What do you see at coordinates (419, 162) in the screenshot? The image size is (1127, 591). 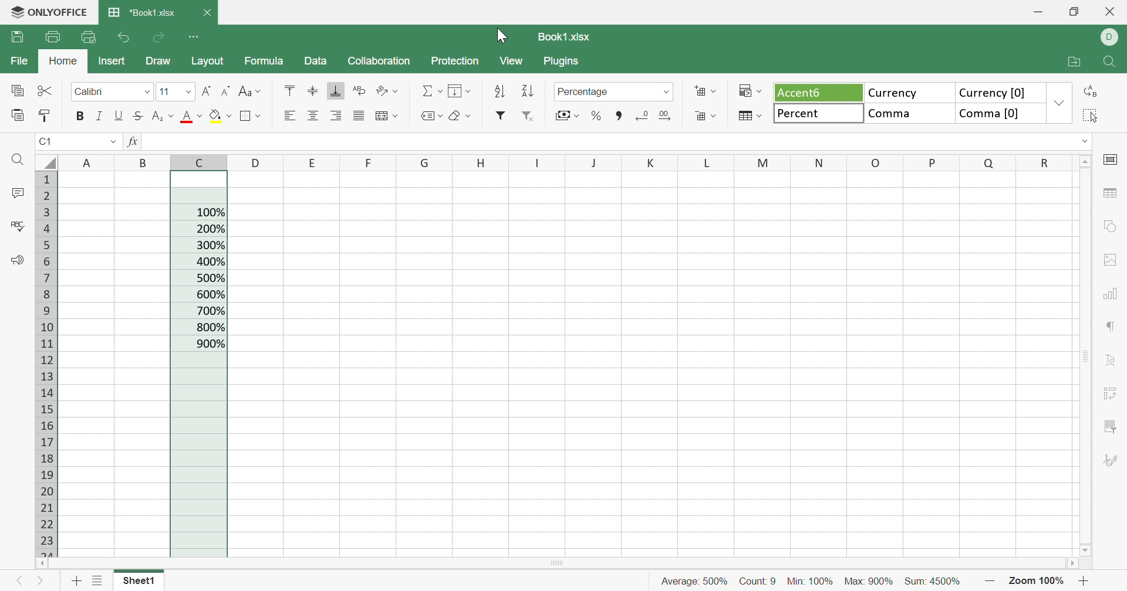 I see `G` at bounding box center [419, 162].